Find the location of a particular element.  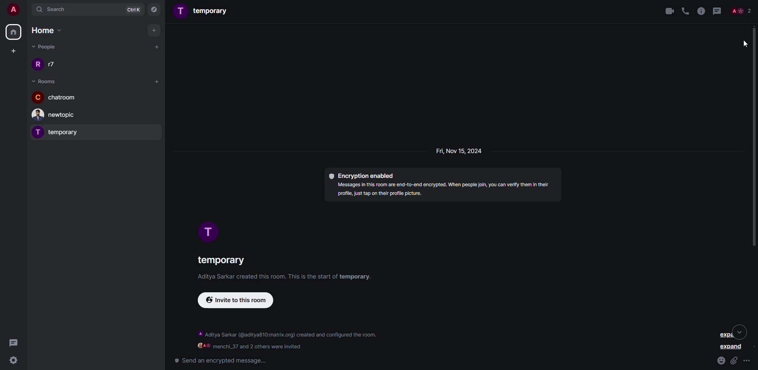

temporary is located at coordinates (204, 12).